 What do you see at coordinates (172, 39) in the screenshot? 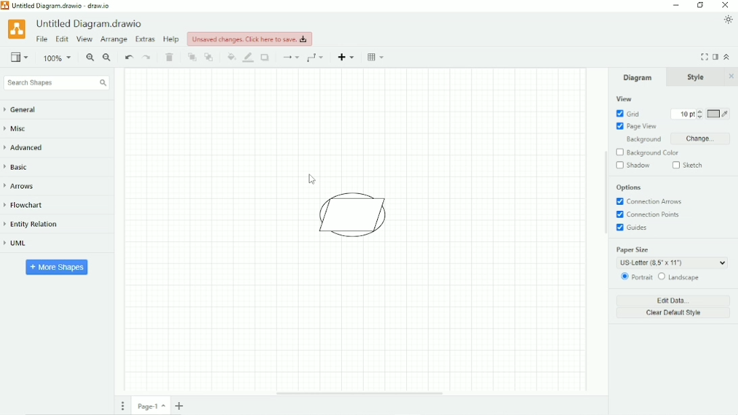
I see `Help` at bounding box center [172, 39].